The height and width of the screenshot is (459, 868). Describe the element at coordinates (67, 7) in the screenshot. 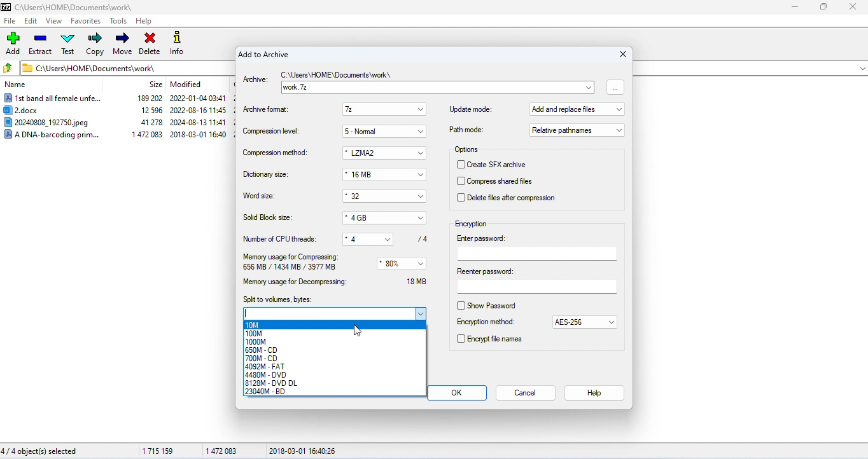

I see `CAUsers\HOME\Documents\work\` at that location.